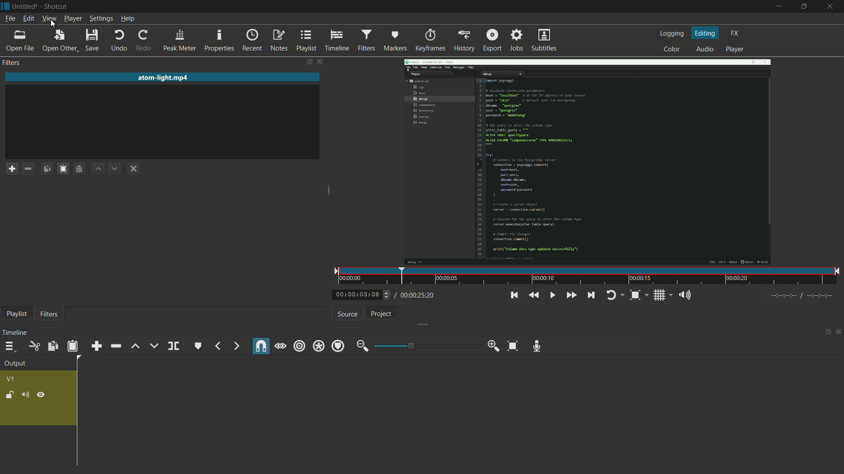 The height and width of the screenshot is (474, 844). I want to click on undo, so click(120, 41).